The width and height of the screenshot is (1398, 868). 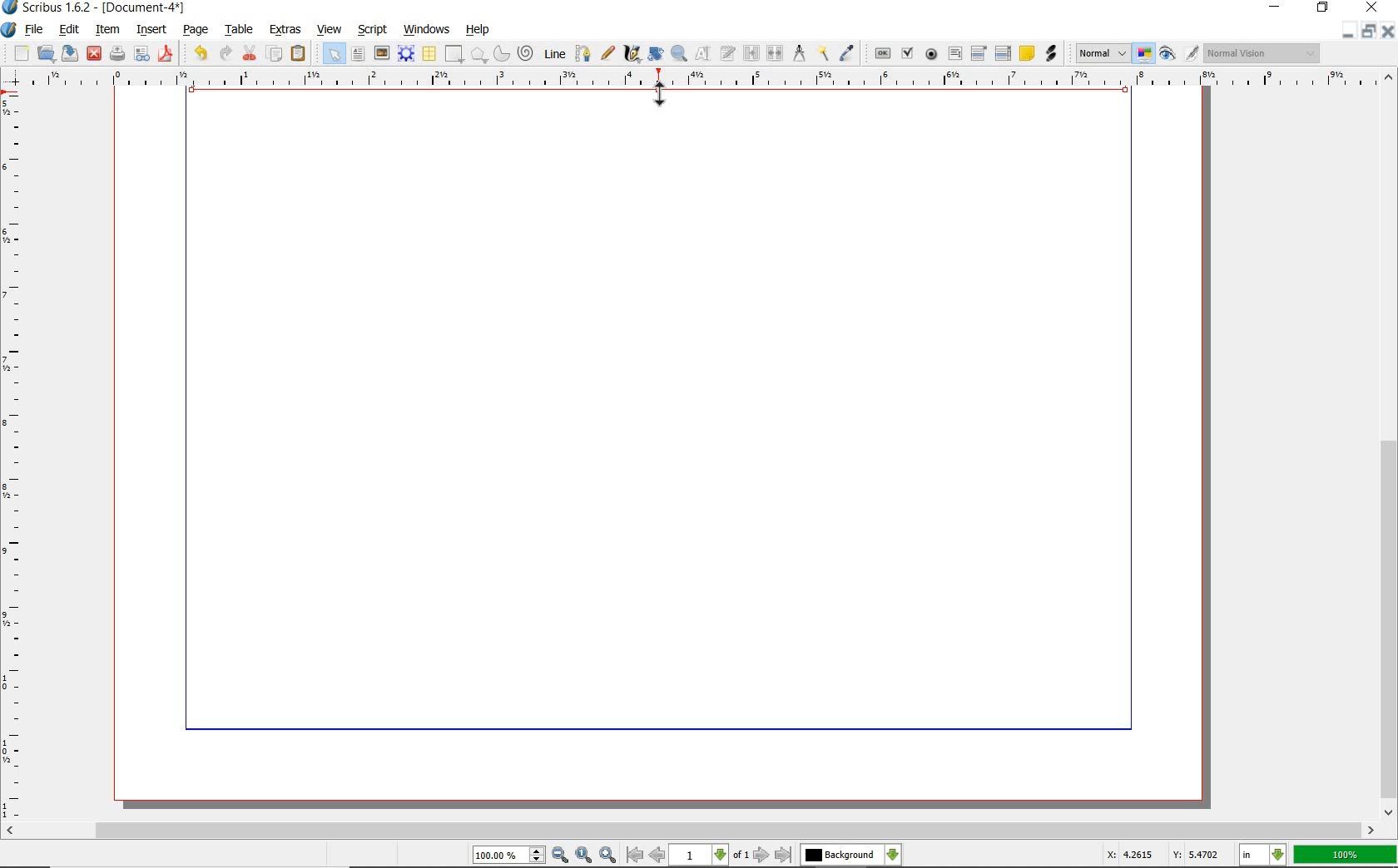 I want to click on calligraphic line, so click(x=632, y=53).